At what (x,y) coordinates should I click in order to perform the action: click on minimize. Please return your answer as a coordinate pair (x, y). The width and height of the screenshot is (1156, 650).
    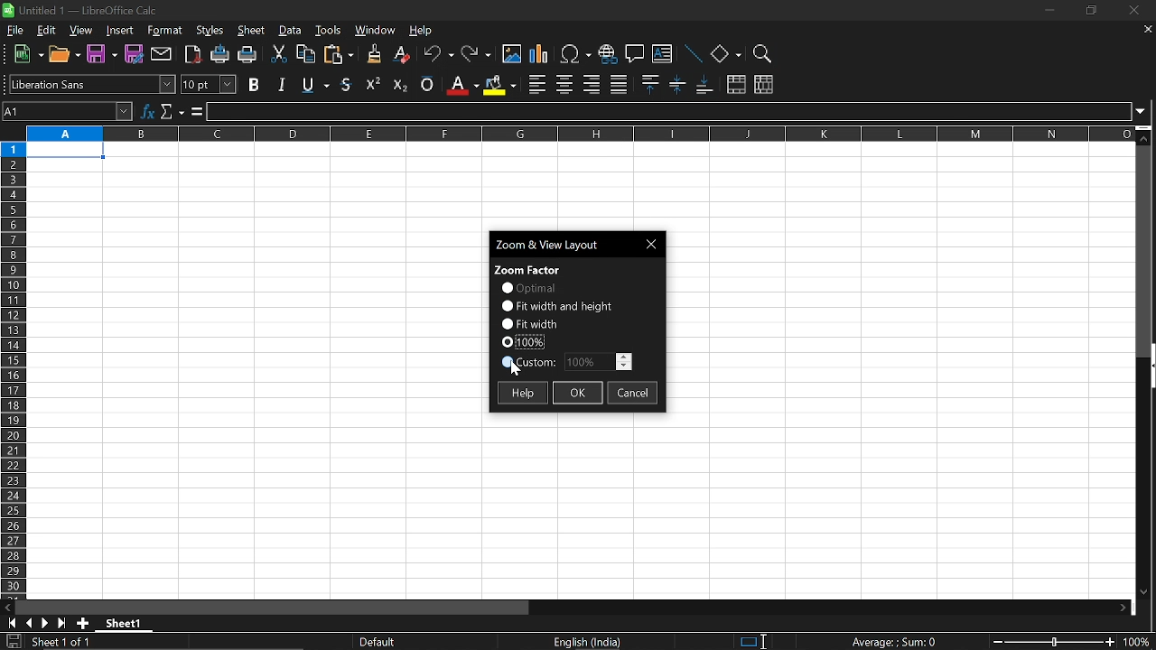
    Looking at the image, I should click on (1048, 10).